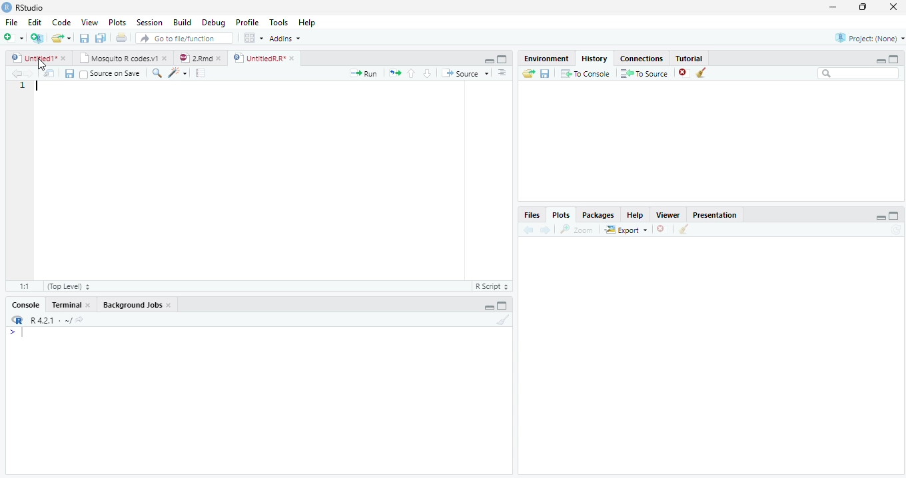 The width and height of the screenshot is (906, 478). What do you see at coordinates (578, 231) in the screenshot?
I see `Zoom` at bounding box center [578, 231].